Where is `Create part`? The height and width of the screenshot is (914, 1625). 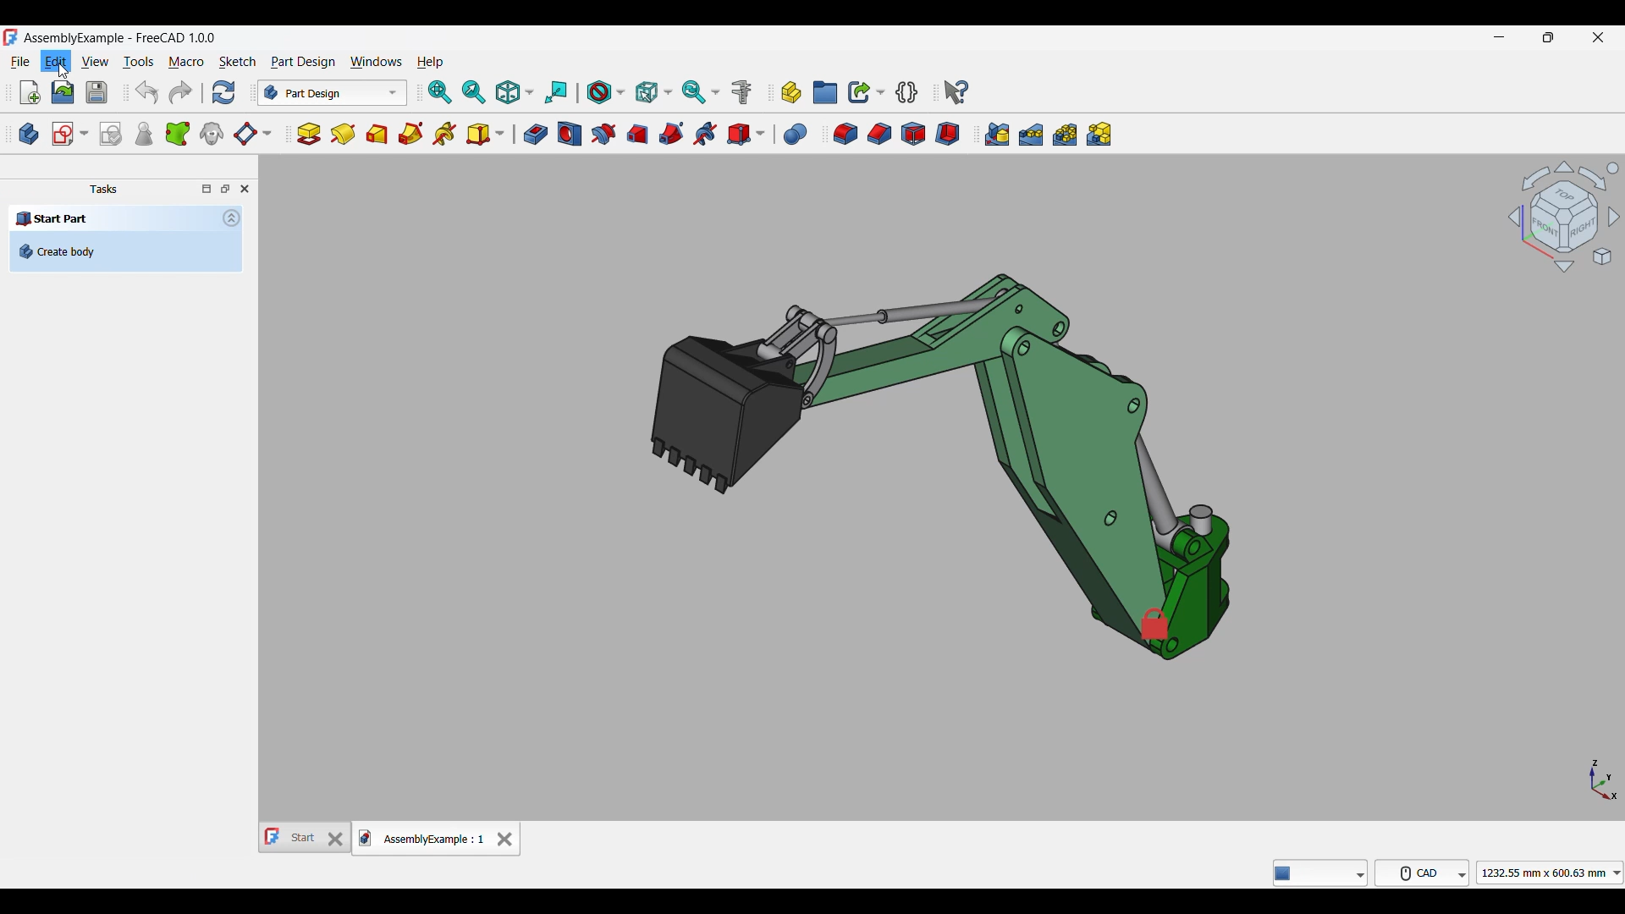 Create part is located at coordinates (792, 93).